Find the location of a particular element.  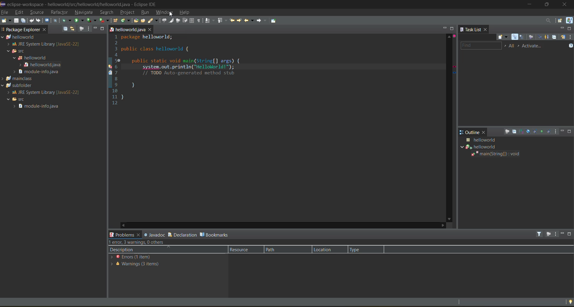

helloworld java is located at coordinates (41, 65).